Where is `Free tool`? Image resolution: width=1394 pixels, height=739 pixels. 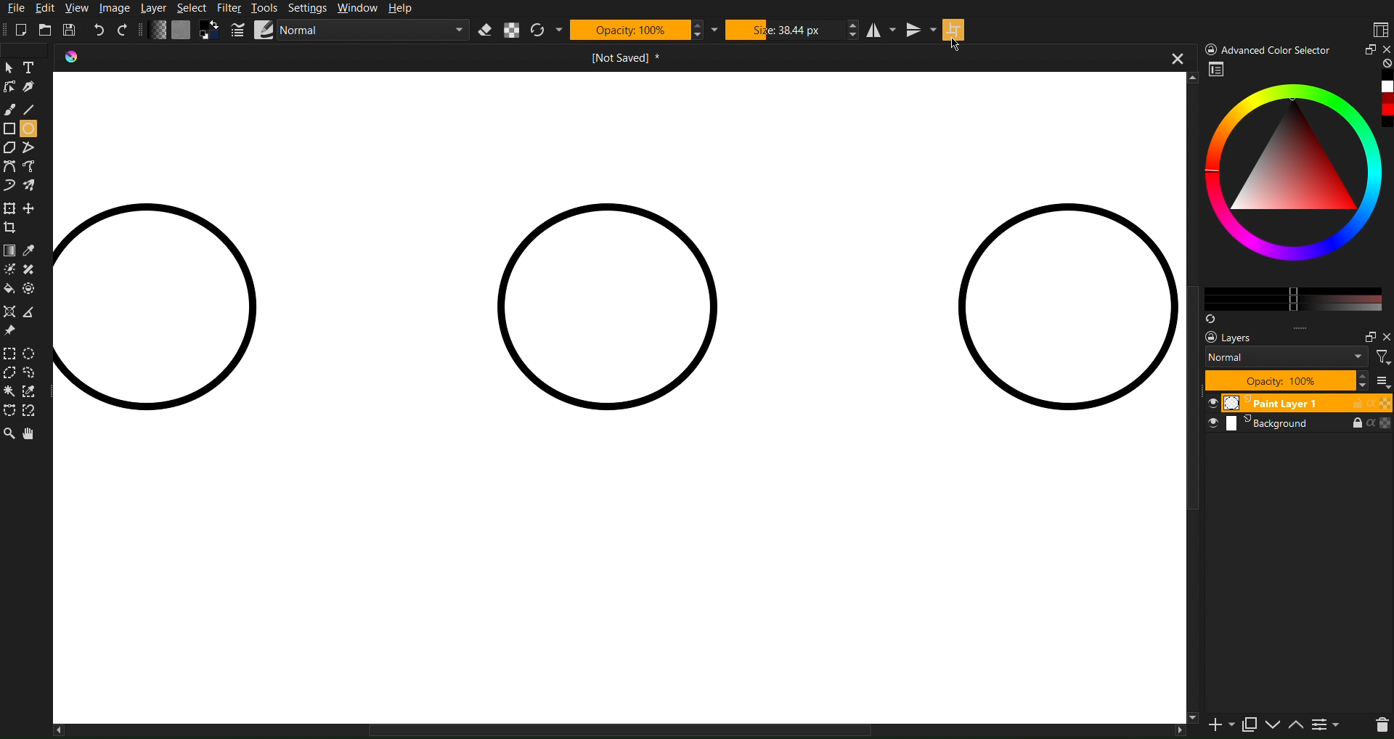 Free tool is located at coordinates (32, 411).